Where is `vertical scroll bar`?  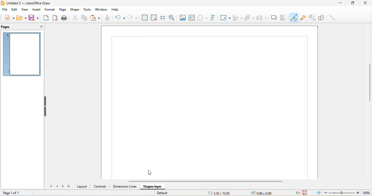
vertical scroll bar is located at coordinates (368, 82).